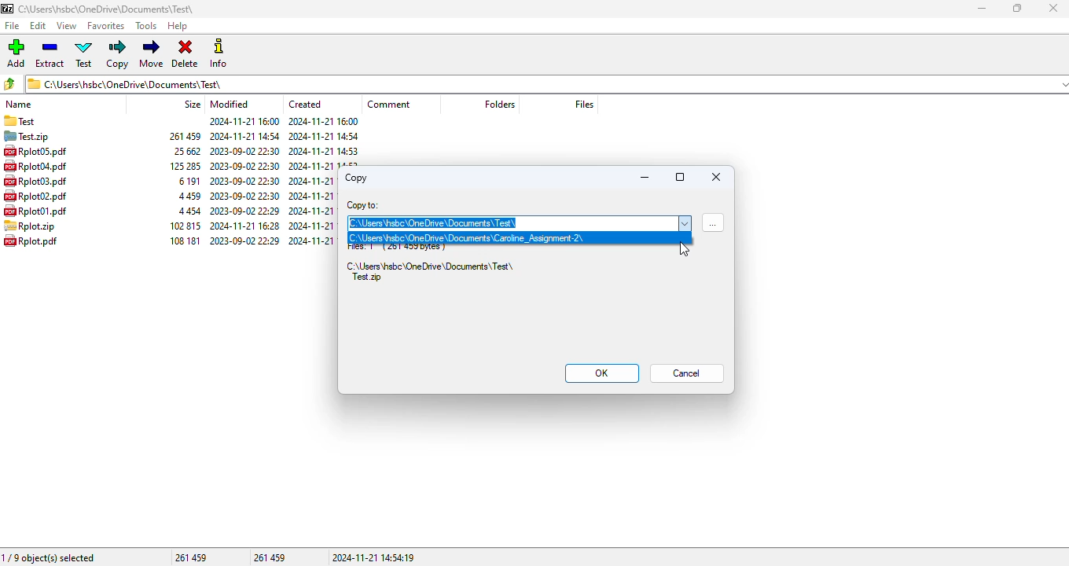 The width and height of the screenshot is (1069, 566). What do you see at coordinates (145, 26) in the screenshot?
I see `tools` at bounding box center [145, 26].